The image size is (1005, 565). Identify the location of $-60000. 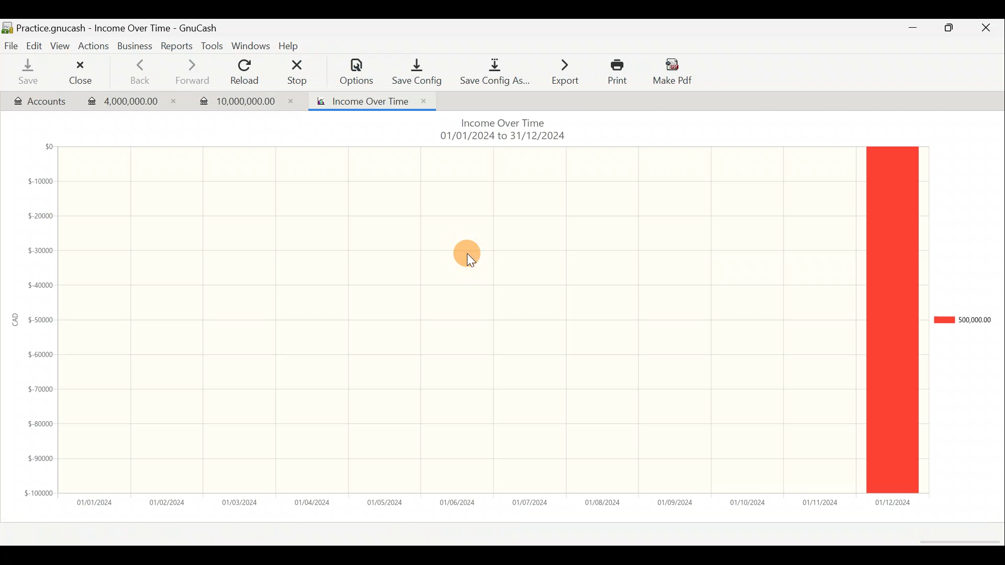
(40, 355).